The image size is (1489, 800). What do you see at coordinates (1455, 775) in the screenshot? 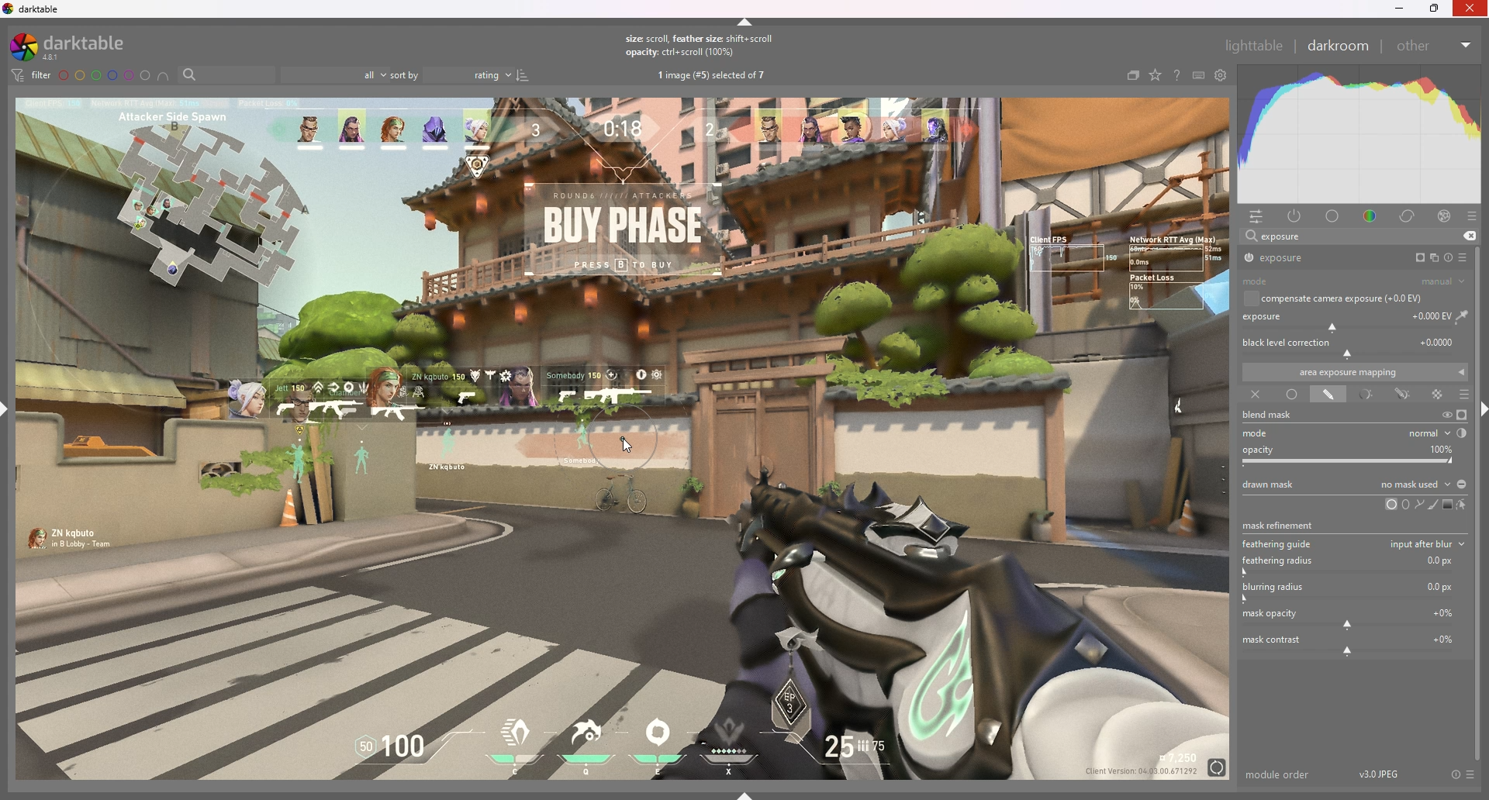
I see `reset` at bounding box center [1455, 775].